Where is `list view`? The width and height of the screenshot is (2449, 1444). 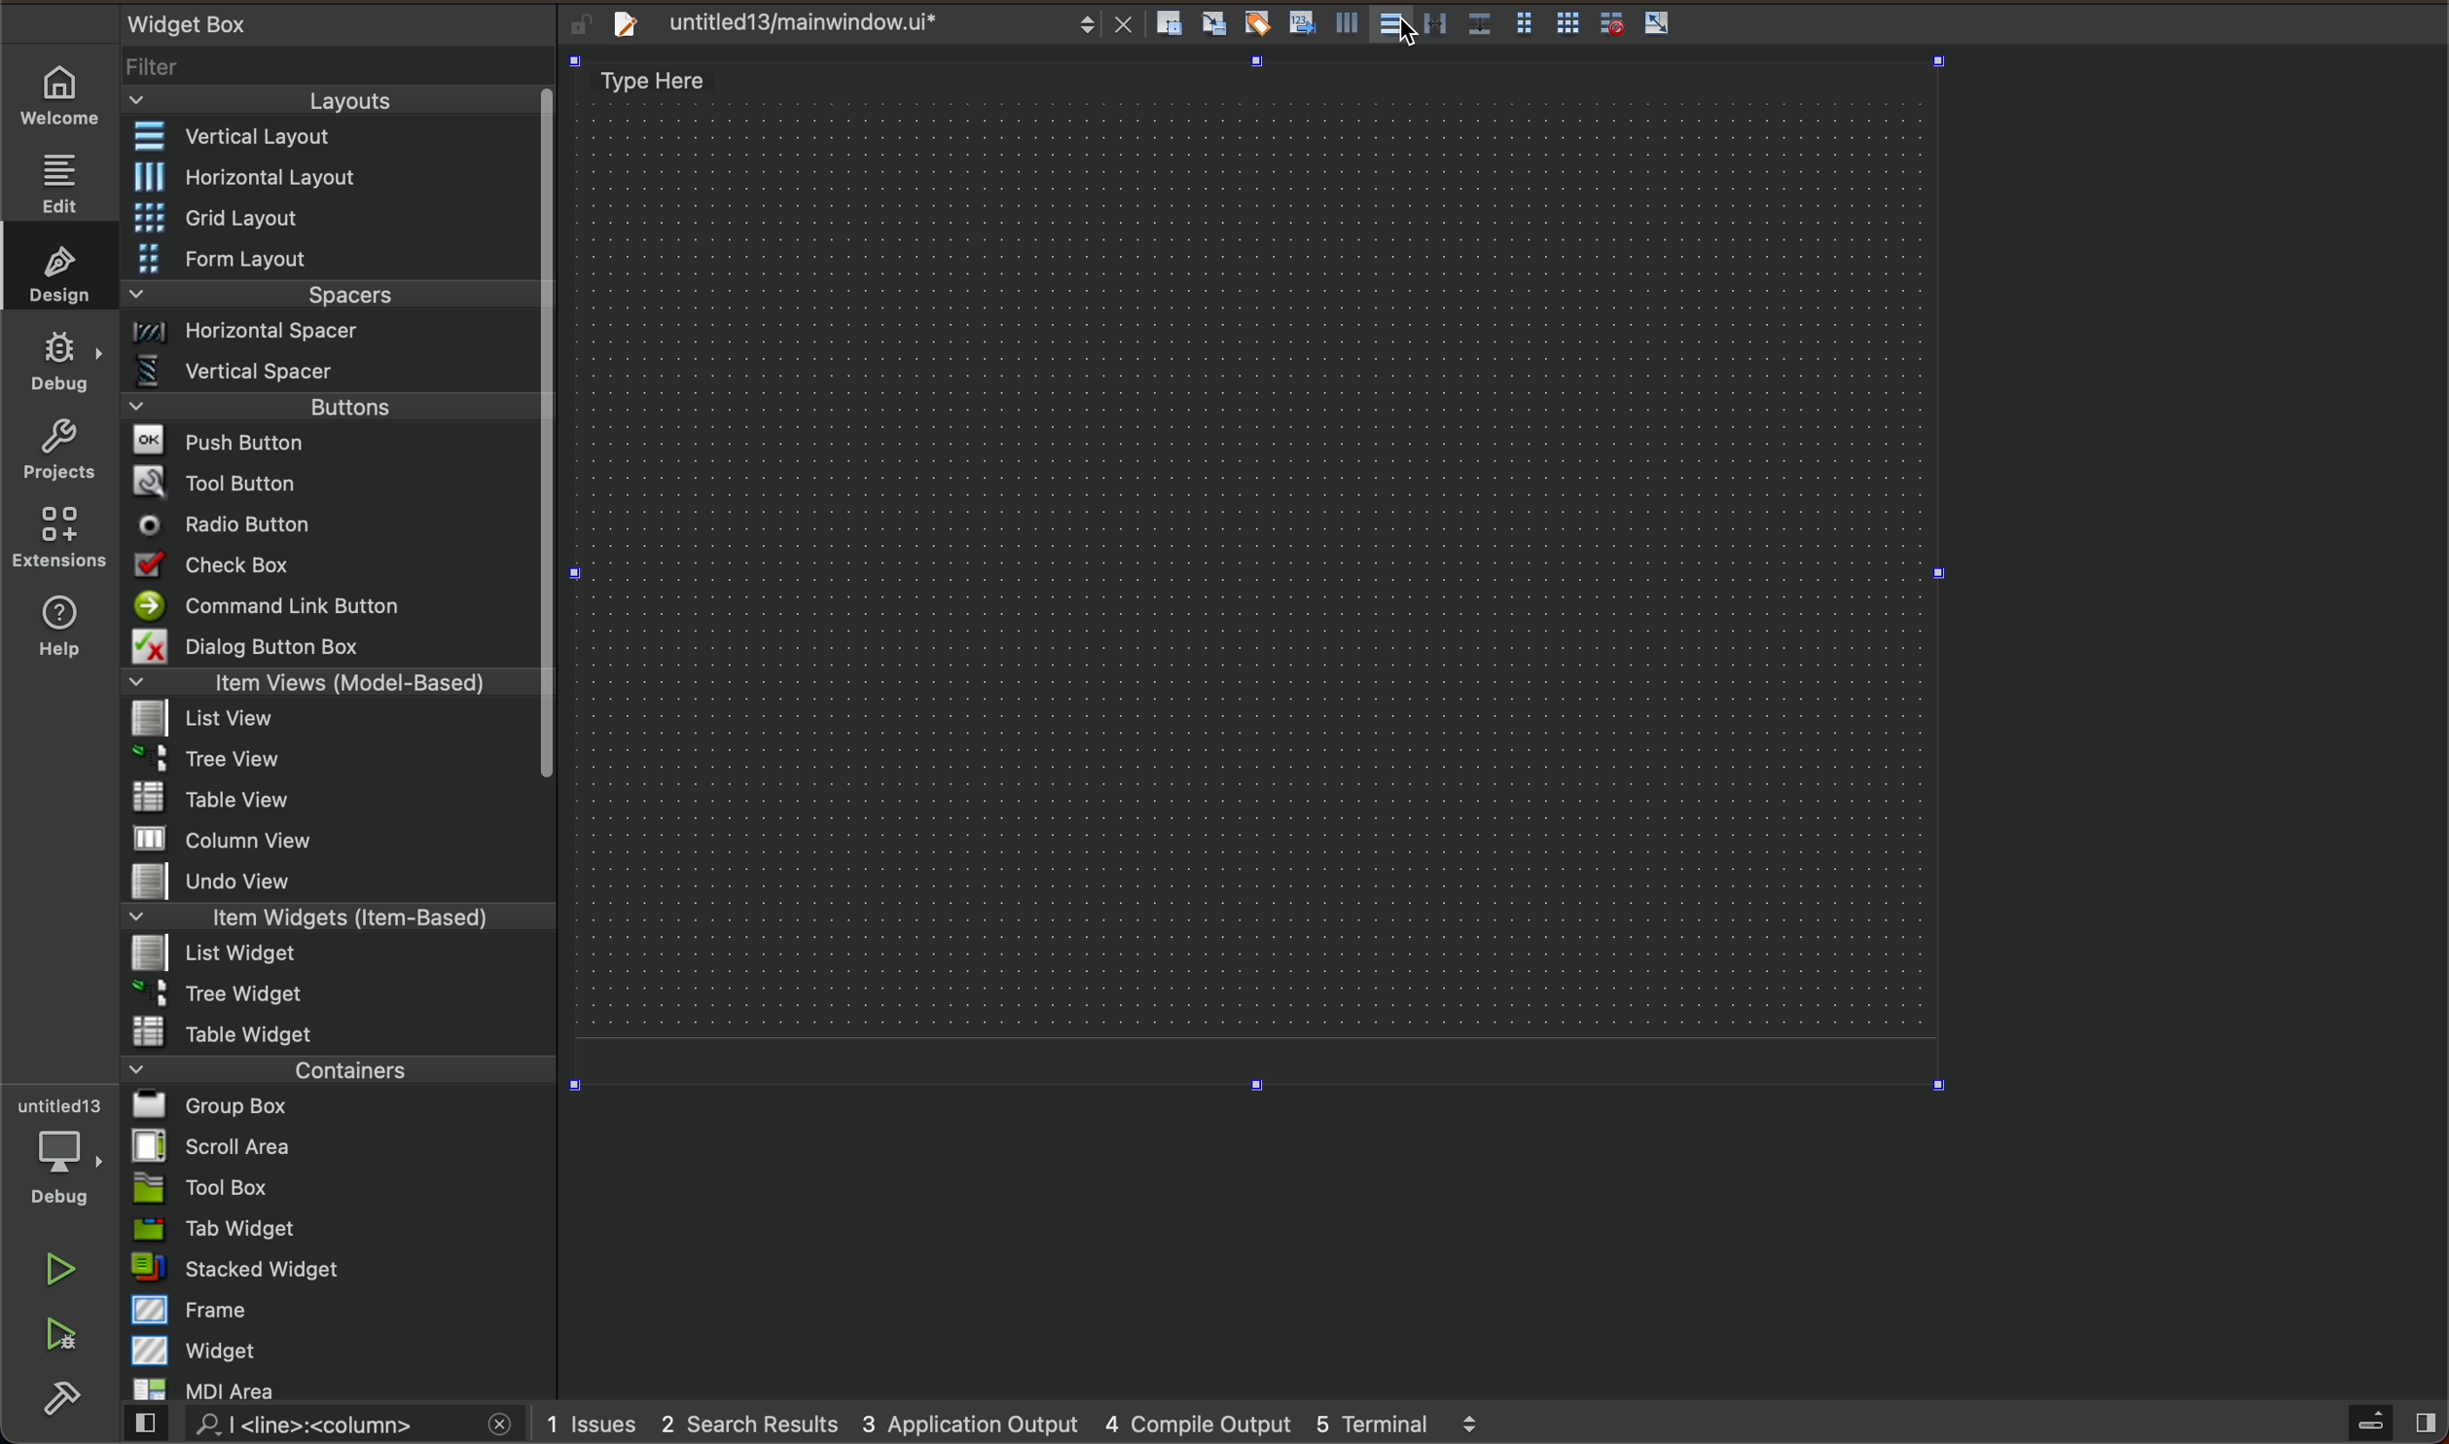
list view is located at coordinates (329, 720).